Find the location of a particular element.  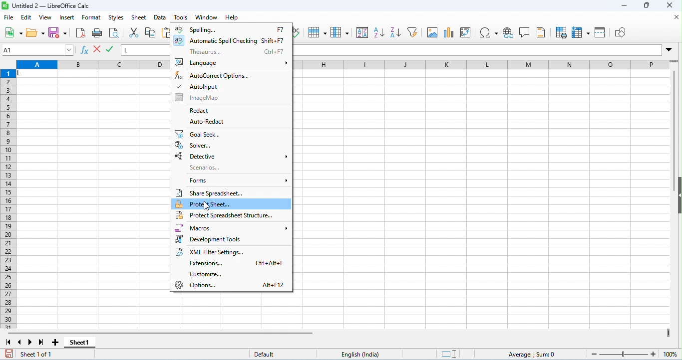

column is located at coordinates (340, 32).